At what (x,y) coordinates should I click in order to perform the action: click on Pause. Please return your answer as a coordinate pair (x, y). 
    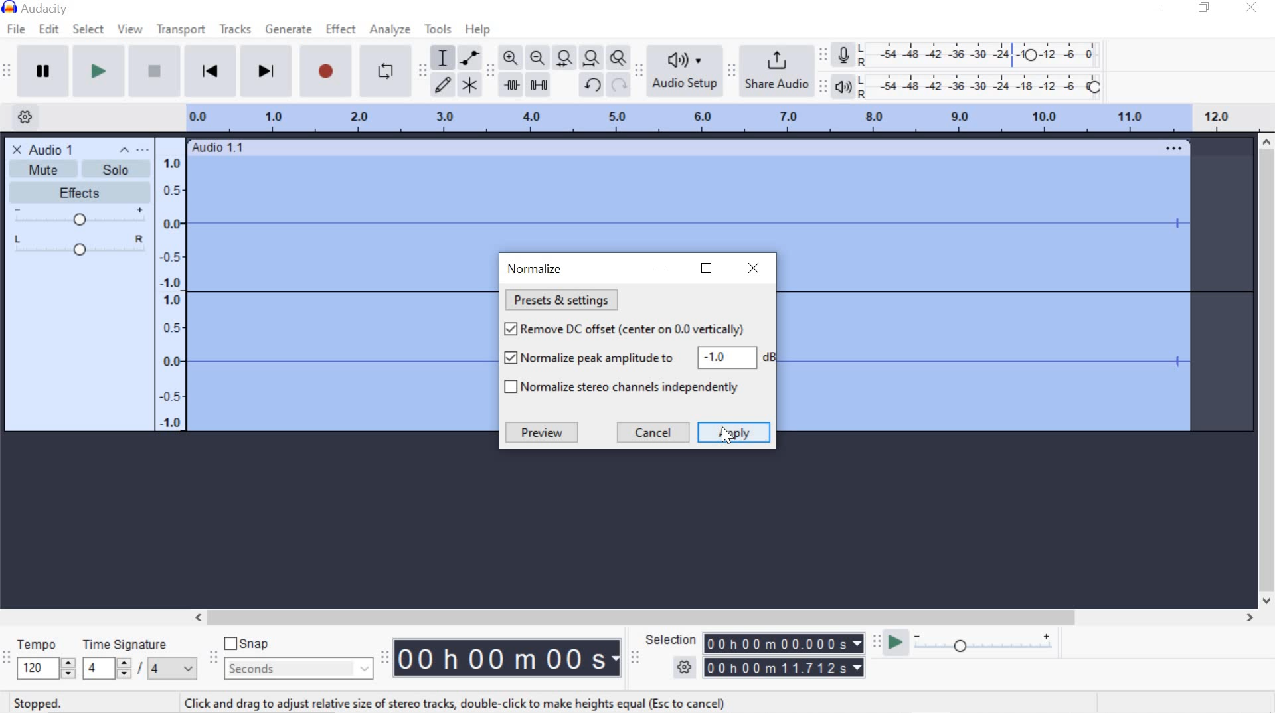
    Looking at the image, I should click on (44, 71).